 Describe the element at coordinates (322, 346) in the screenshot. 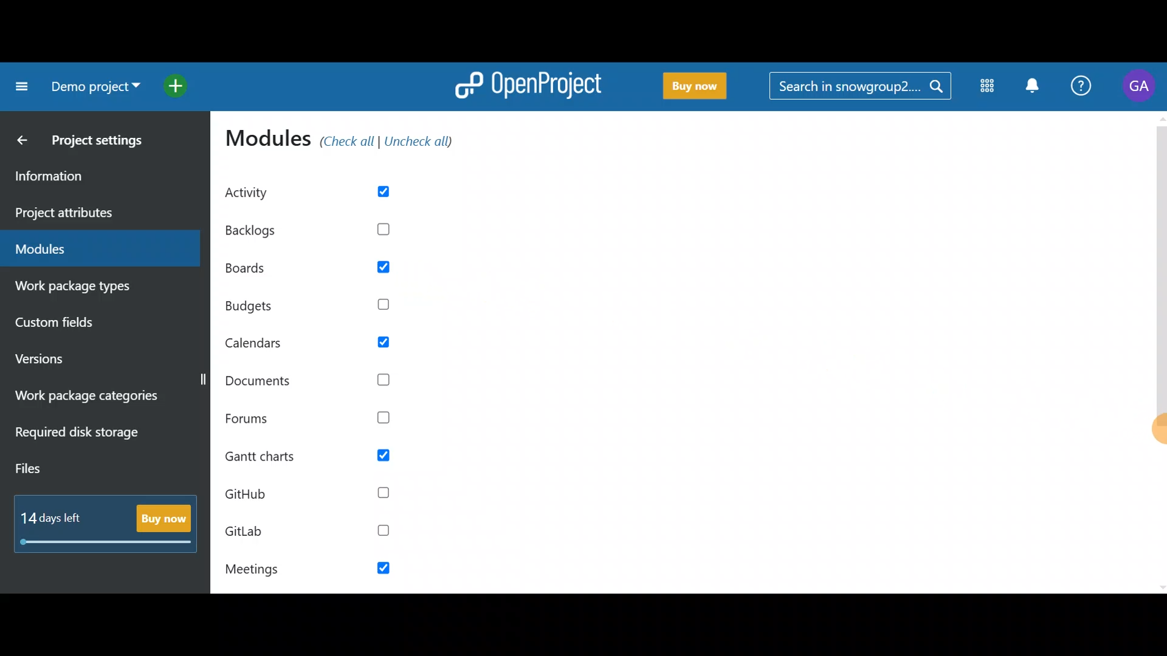

I see `Calendars` at that location.